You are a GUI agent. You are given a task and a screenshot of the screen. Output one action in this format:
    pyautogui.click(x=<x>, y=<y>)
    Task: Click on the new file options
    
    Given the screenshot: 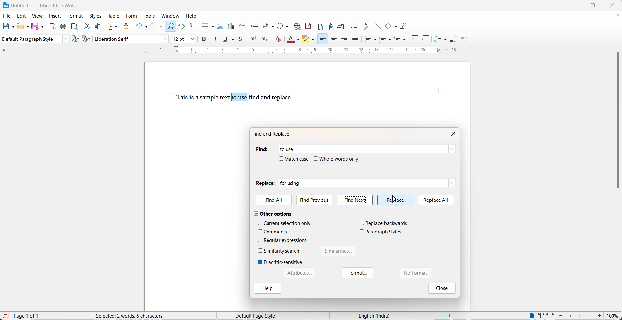 What is the action you would take?
    pyautogui.click(x=14, y=27)
    